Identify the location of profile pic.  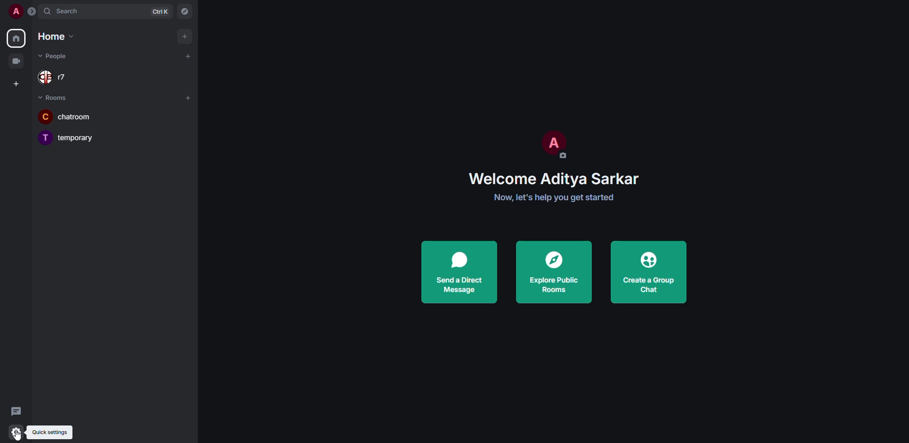
(552, 143).